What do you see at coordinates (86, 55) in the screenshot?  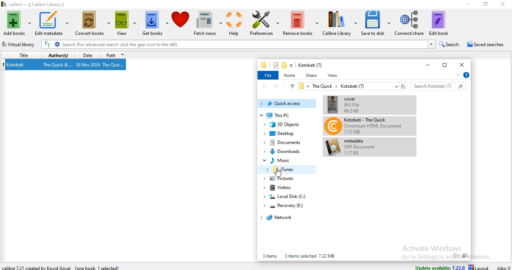 I see `date` at bounding box center [86, 55].